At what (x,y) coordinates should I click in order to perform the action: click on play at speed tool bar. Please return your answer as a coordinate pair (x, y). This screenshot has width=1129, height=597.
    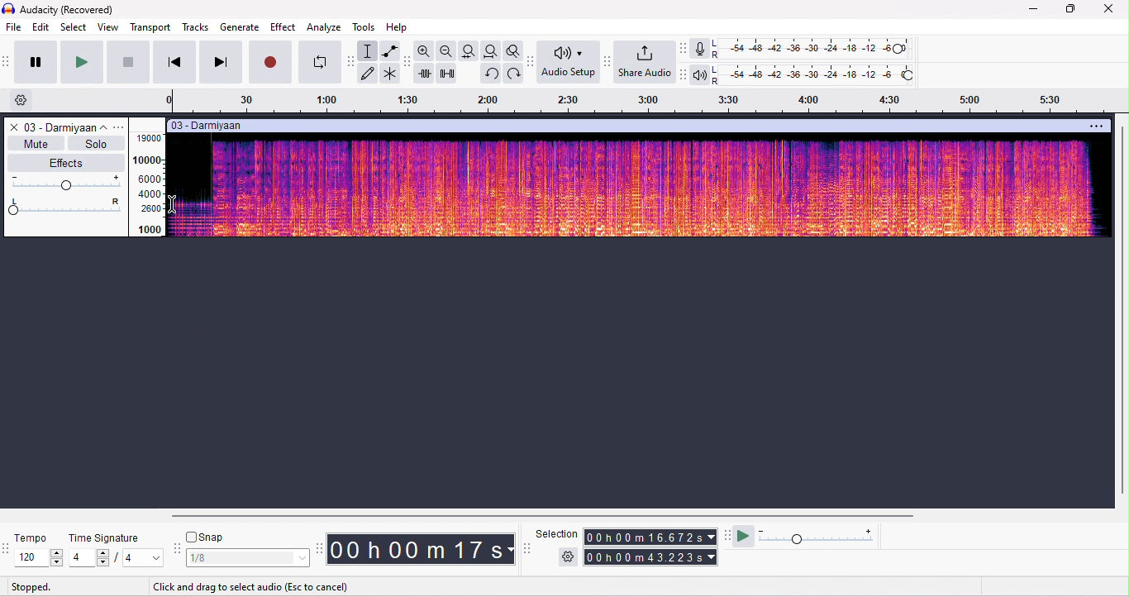
    Looking at the image, I should click on (726, 534).